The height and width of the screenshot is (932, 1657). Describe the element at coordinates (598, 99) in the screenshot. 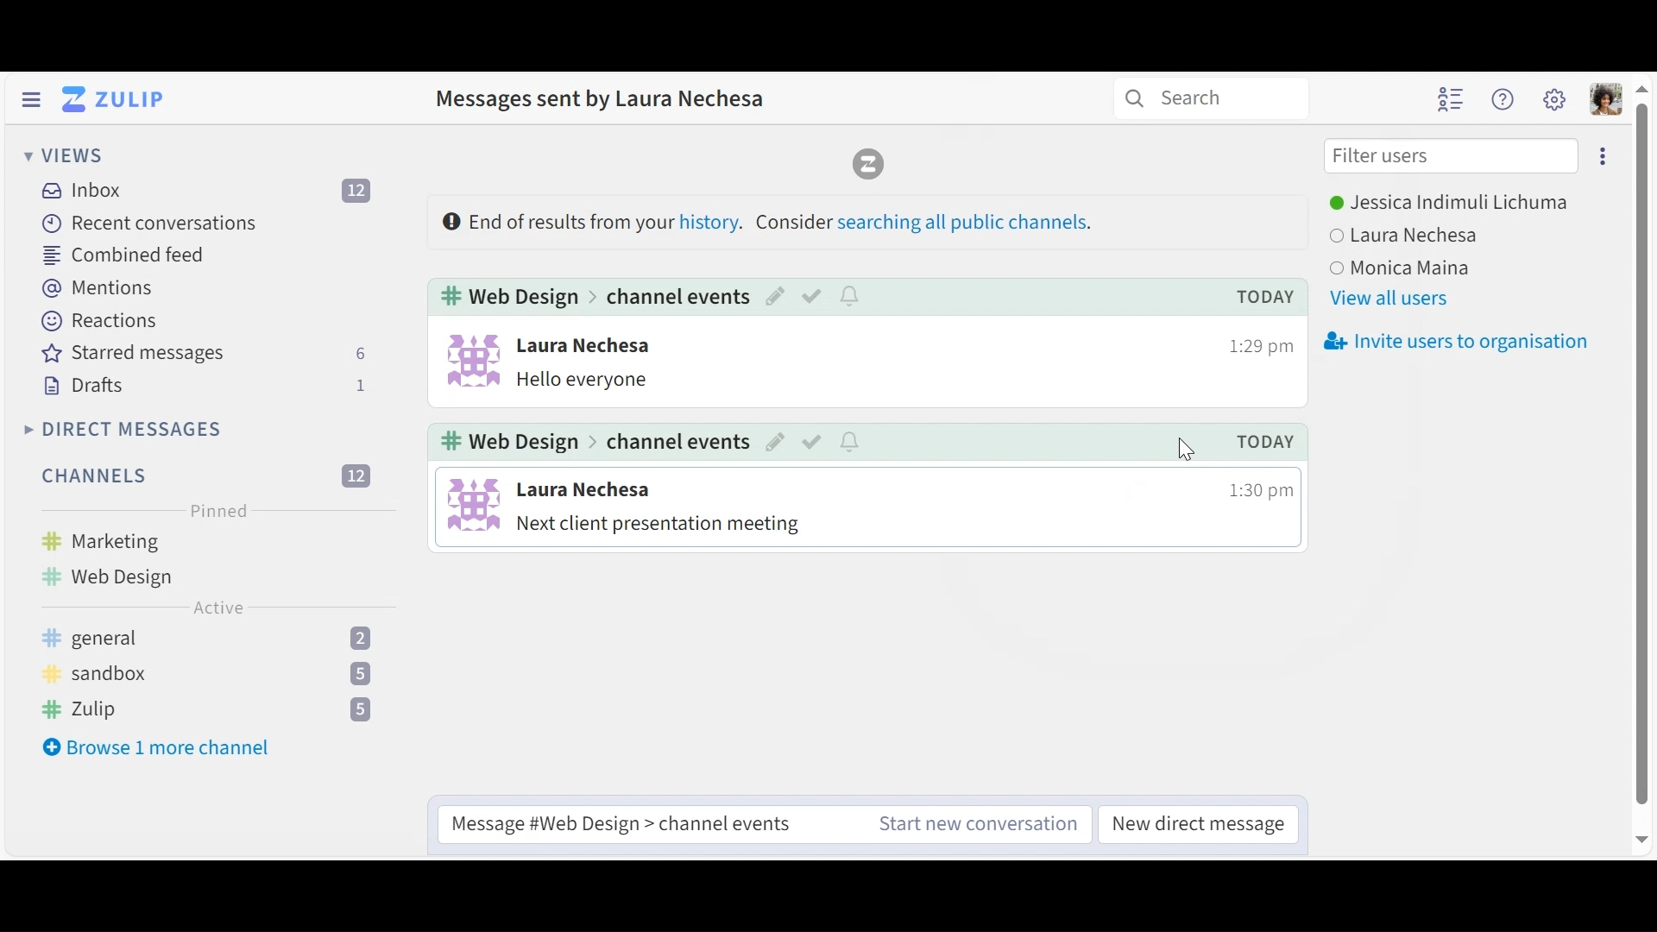

I see `Message sent by this user` at that location.